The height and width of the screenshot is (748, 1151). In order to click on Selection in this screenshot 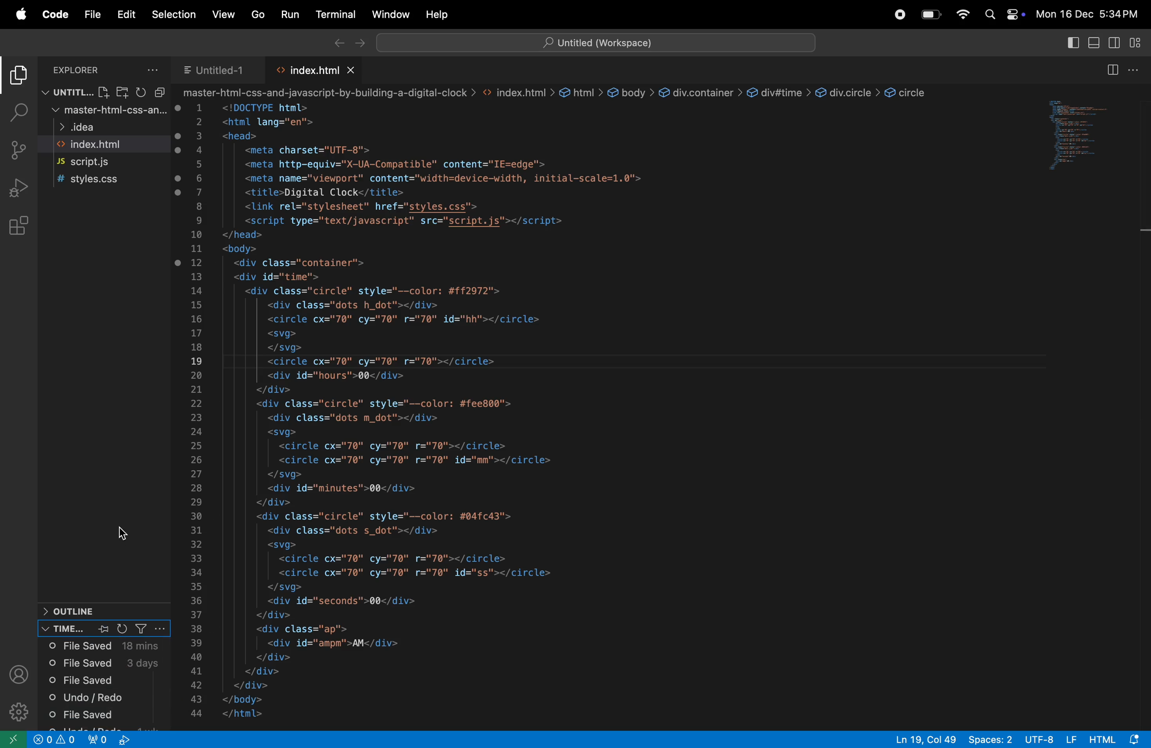, I will do `click(173, 16)`.